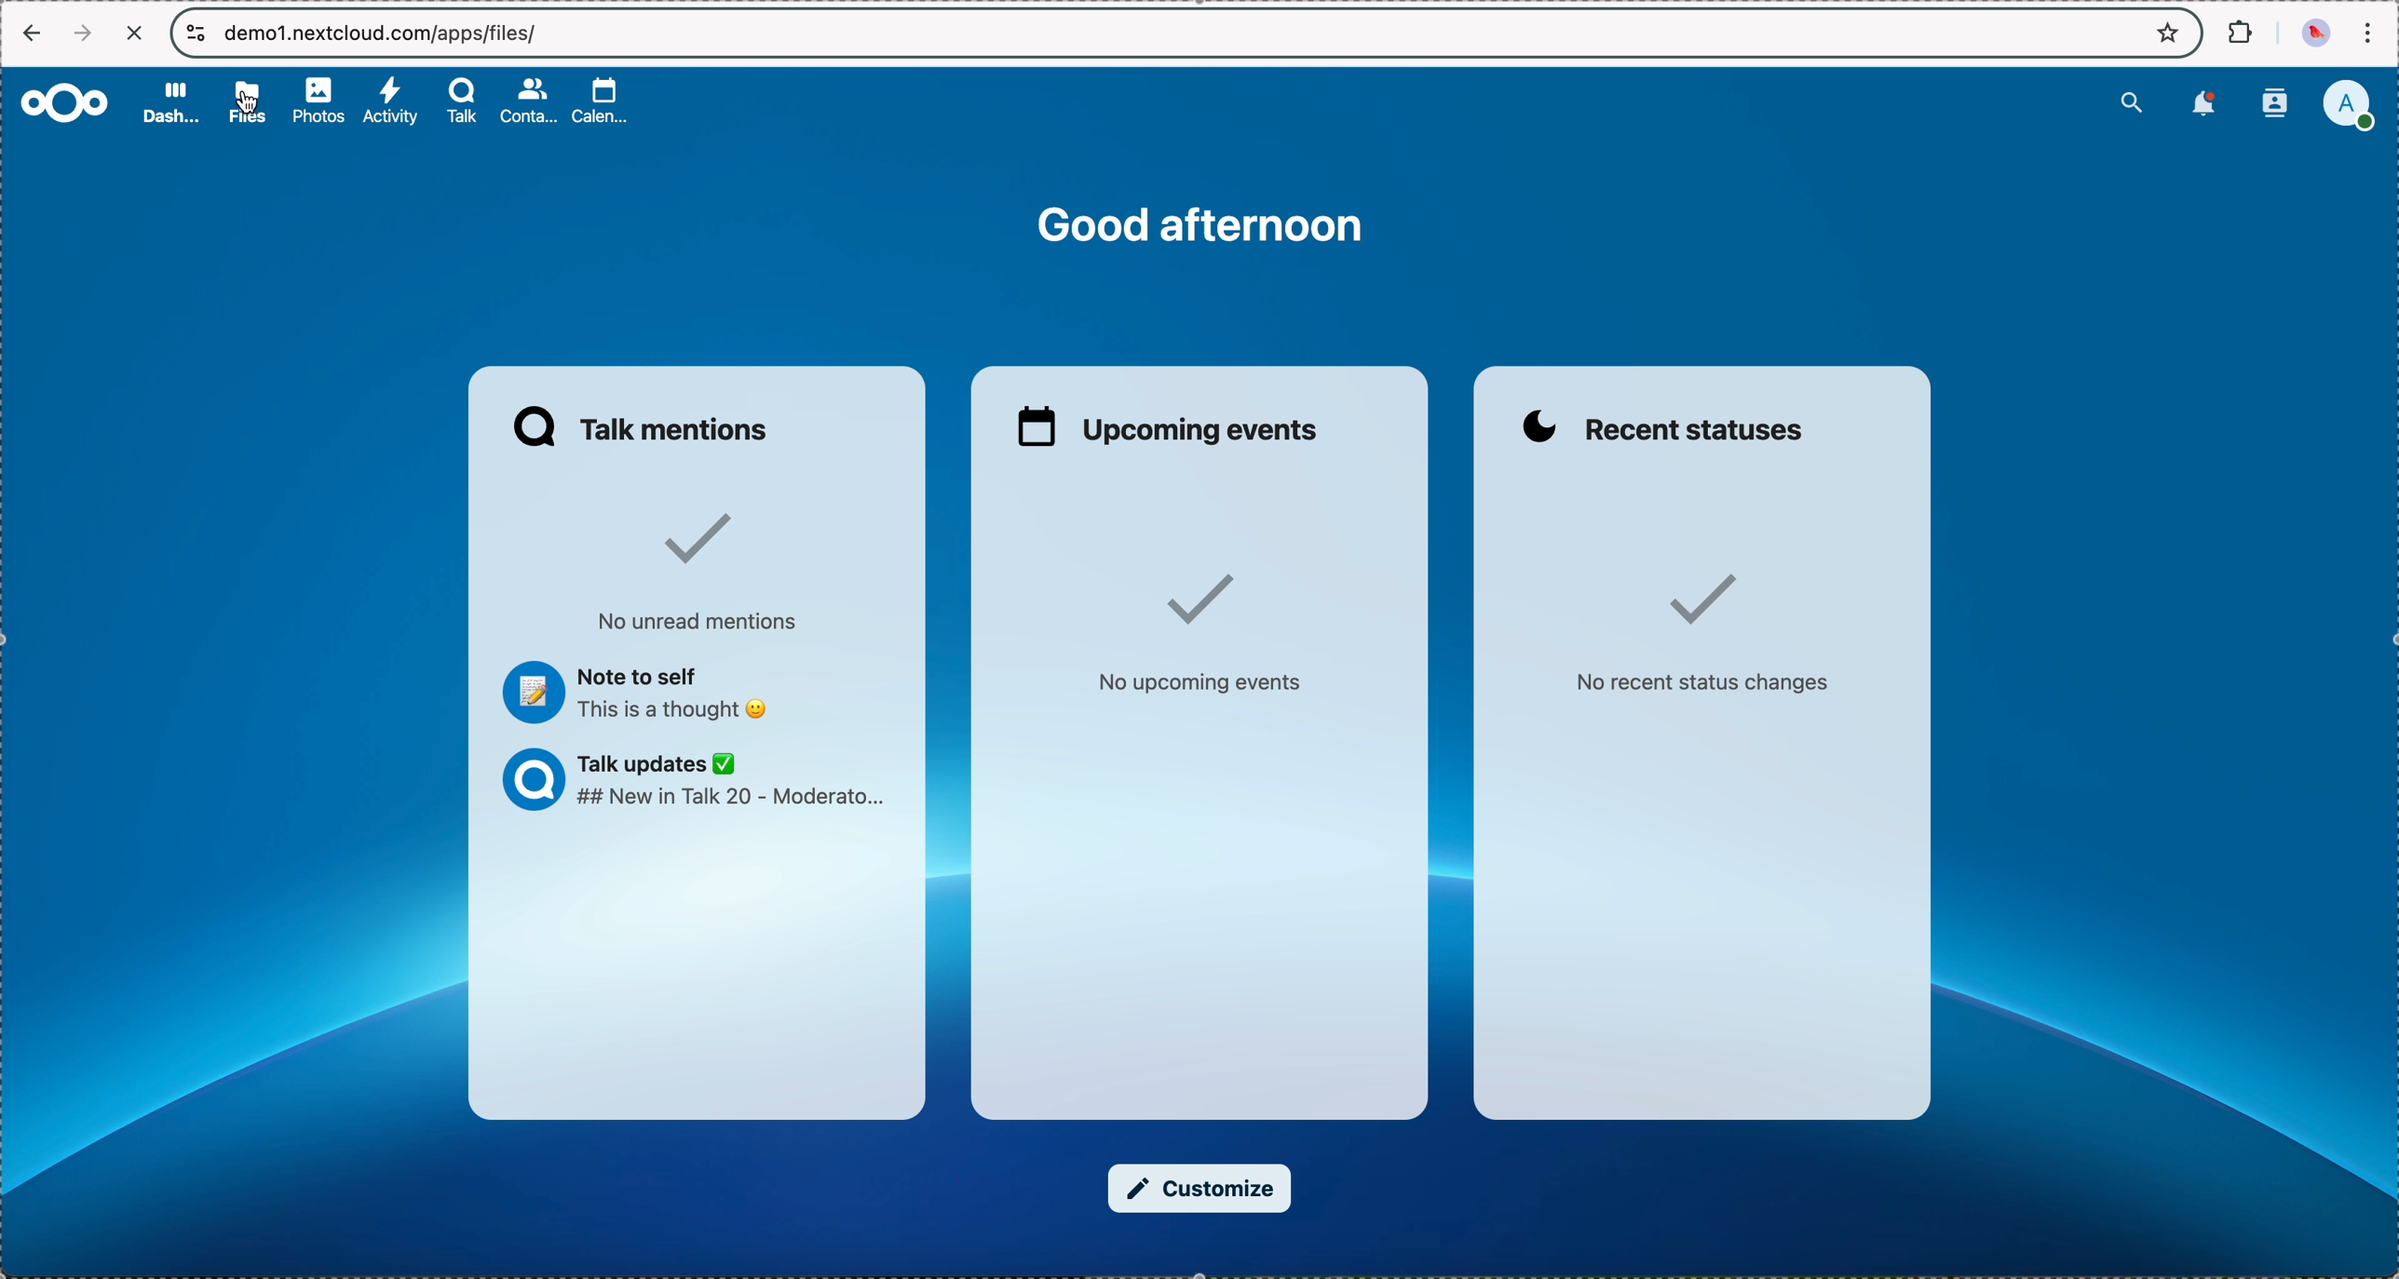 This screenshot has height=1279, width=2399. What do you see at coordinates (2369, 33) in the screenshot?
I see `customize and control Google Chrome` at bounding box center [2369, 33].